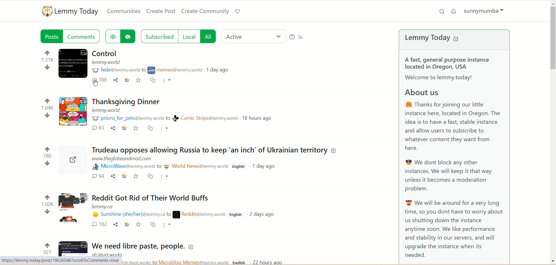 This screenshot has height=265, width=556. I want to click on Expand the post with the image details, so click(73, 206).